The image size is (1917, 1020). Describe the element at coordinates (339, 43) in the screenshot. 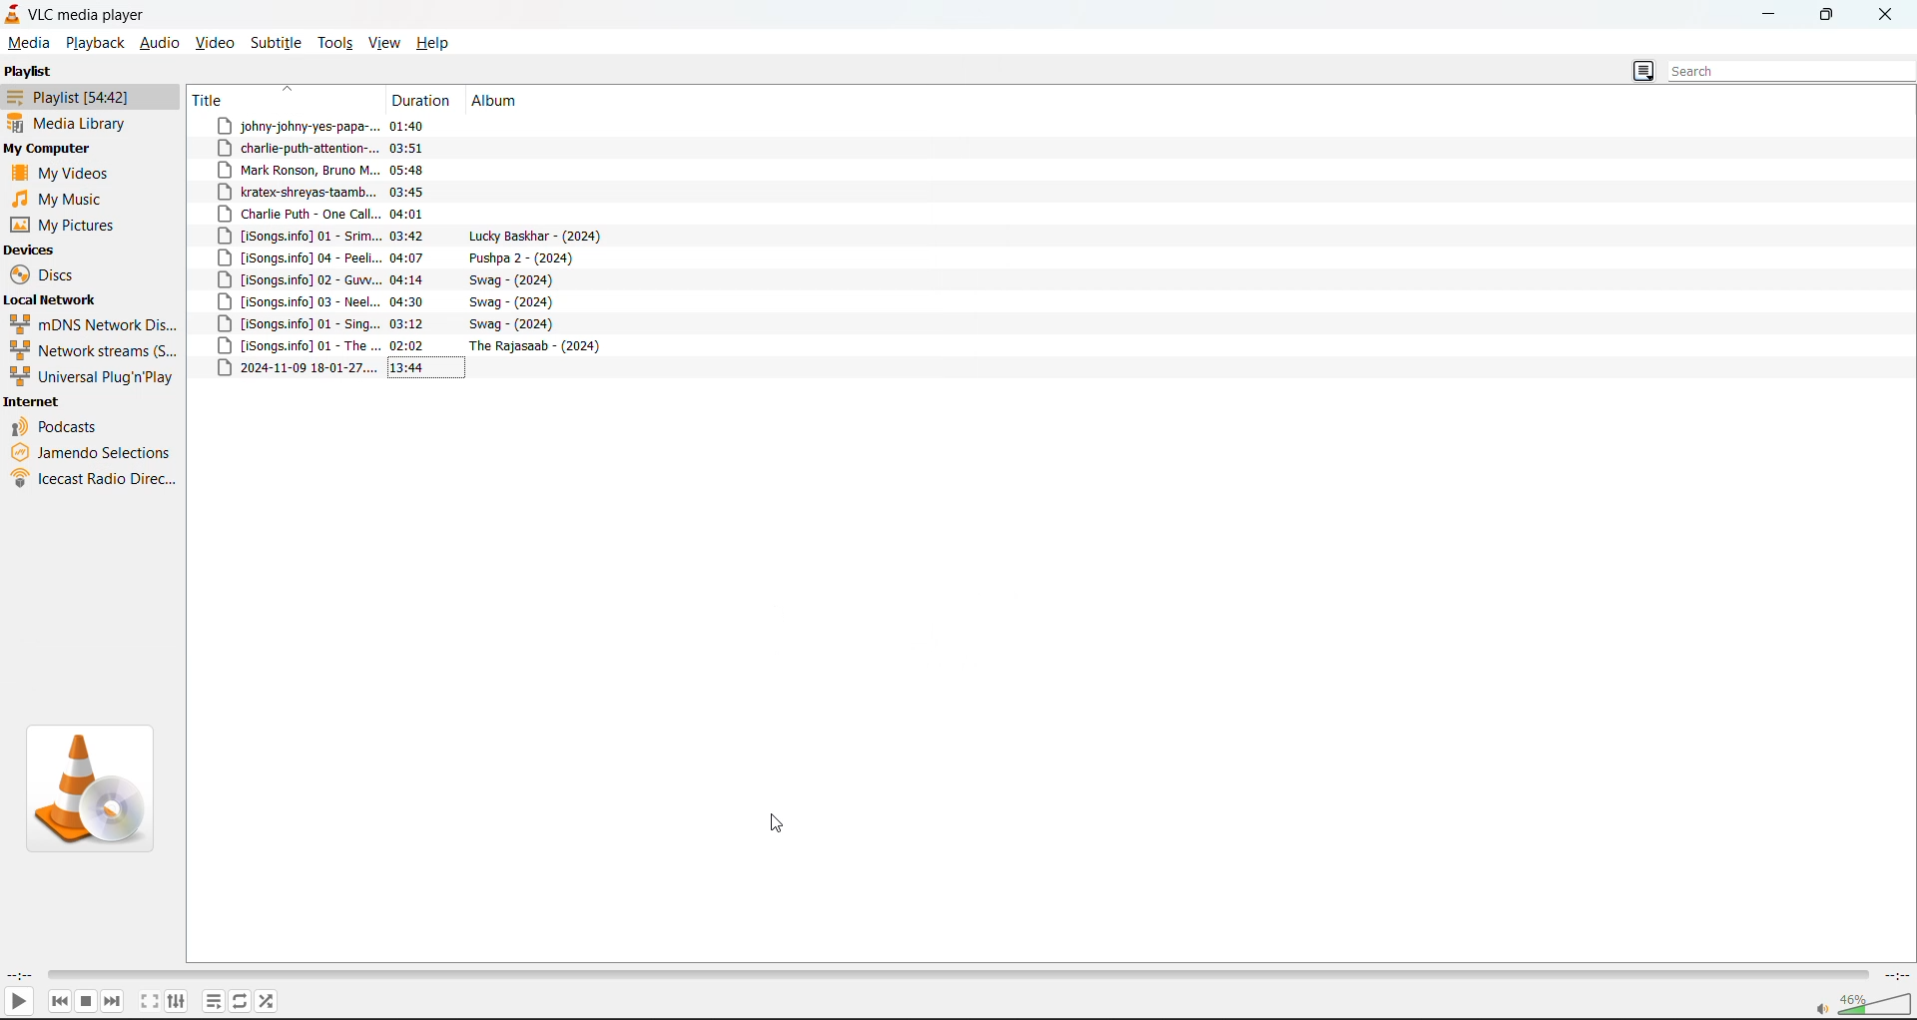

I see `tools` at that location.